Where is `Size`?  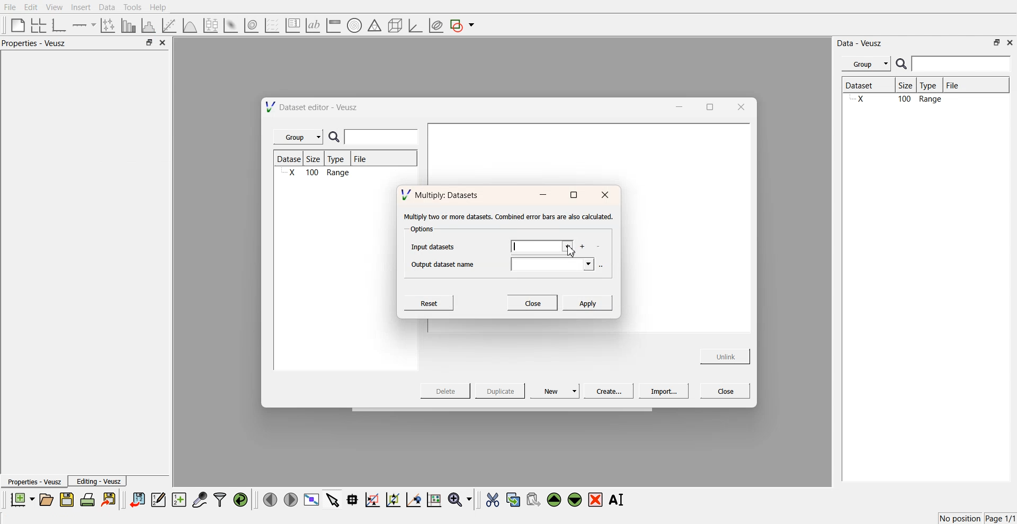 Size is located at coordinates (908, 86).